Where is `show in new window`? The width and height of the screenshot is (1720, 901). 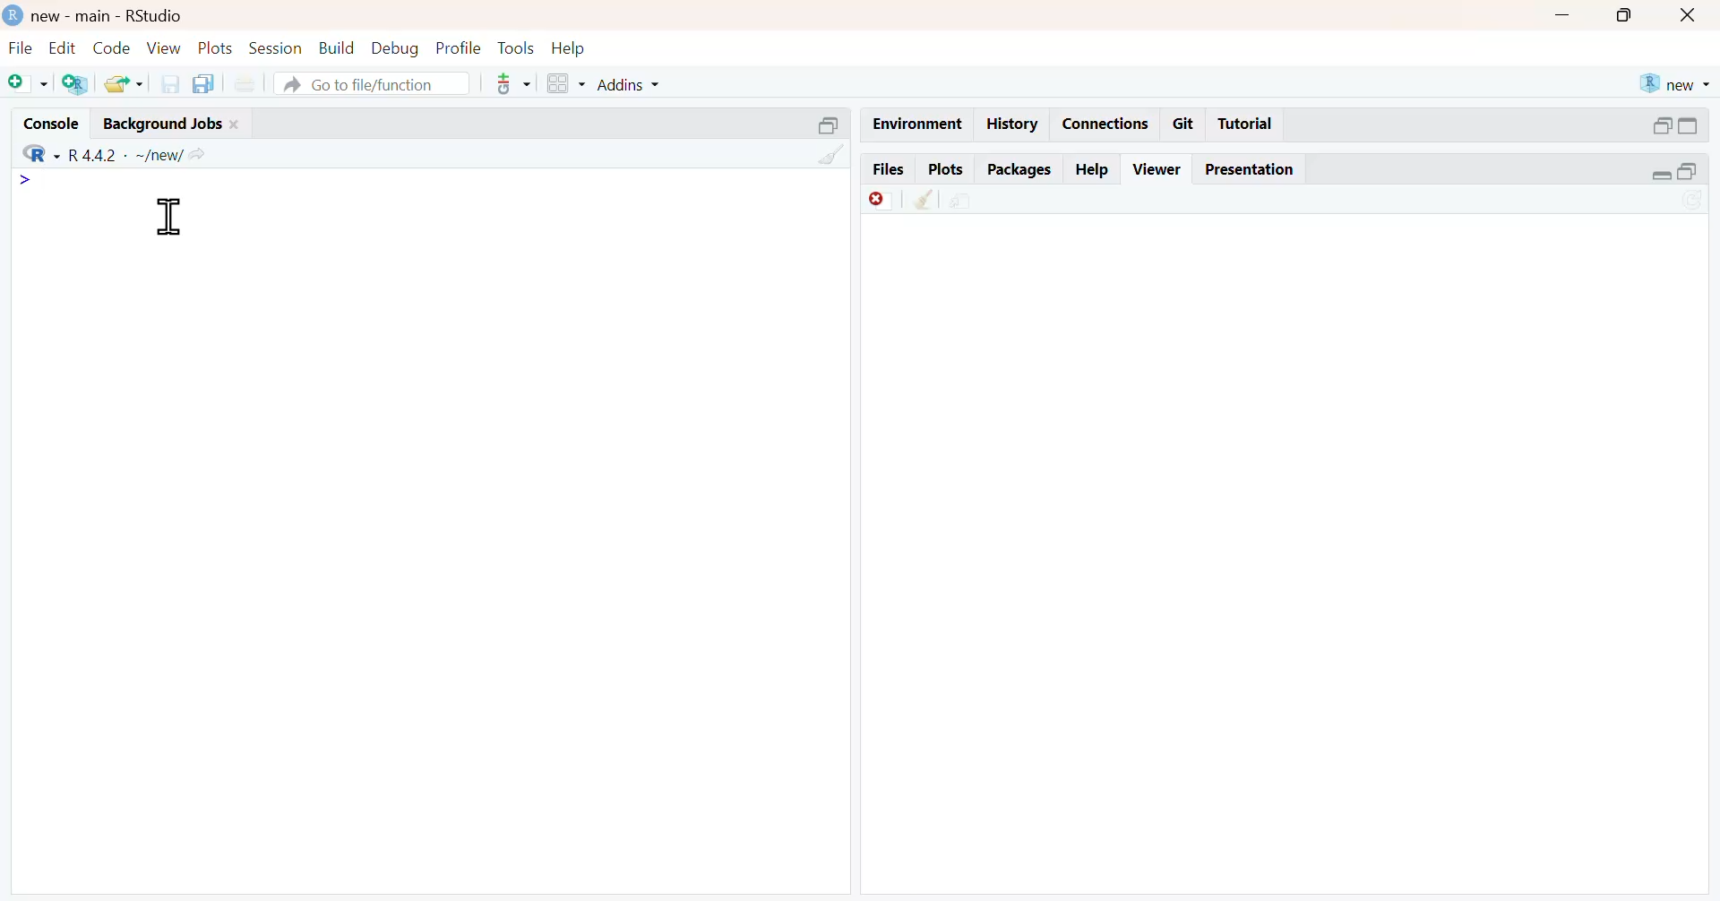 show in new window is located at coordinates (964, 200).